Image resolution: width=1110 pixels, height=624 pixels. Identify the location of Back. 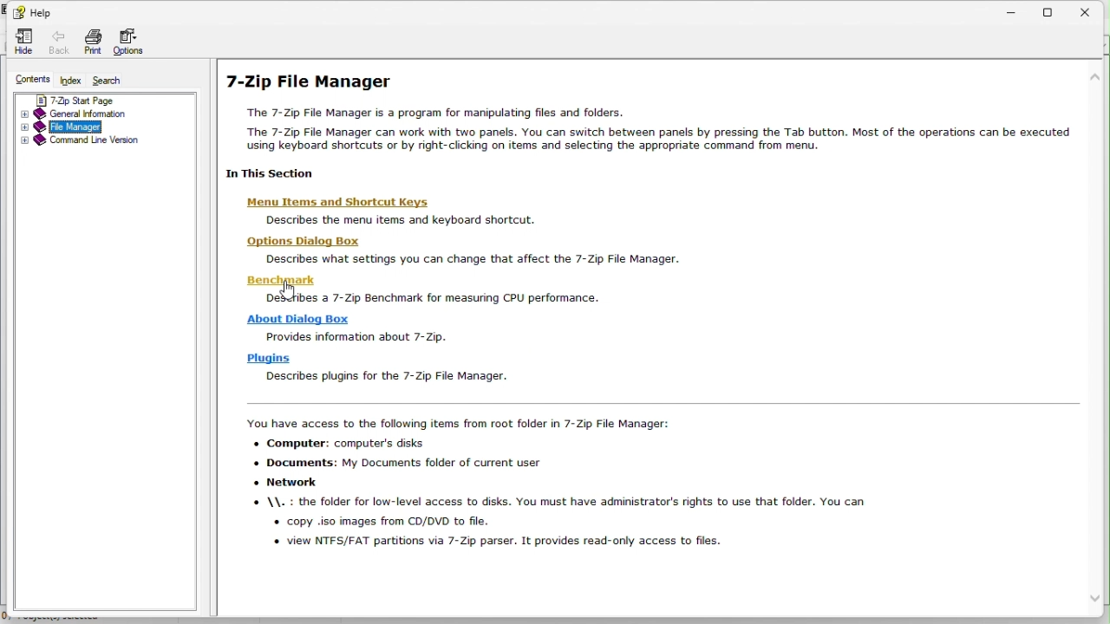
(58, 40).